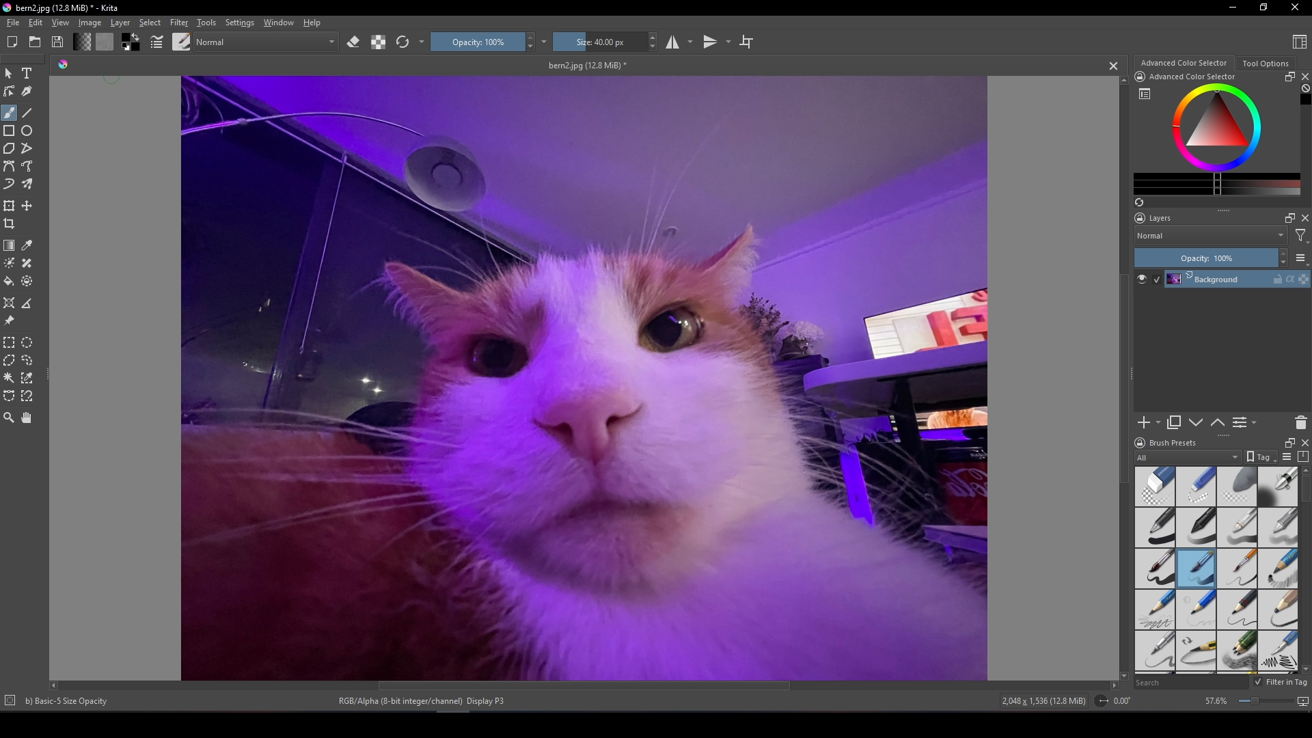 This screenshot has height=738, width=1312. I want to click on Left panel slider, so click(1132, 372).